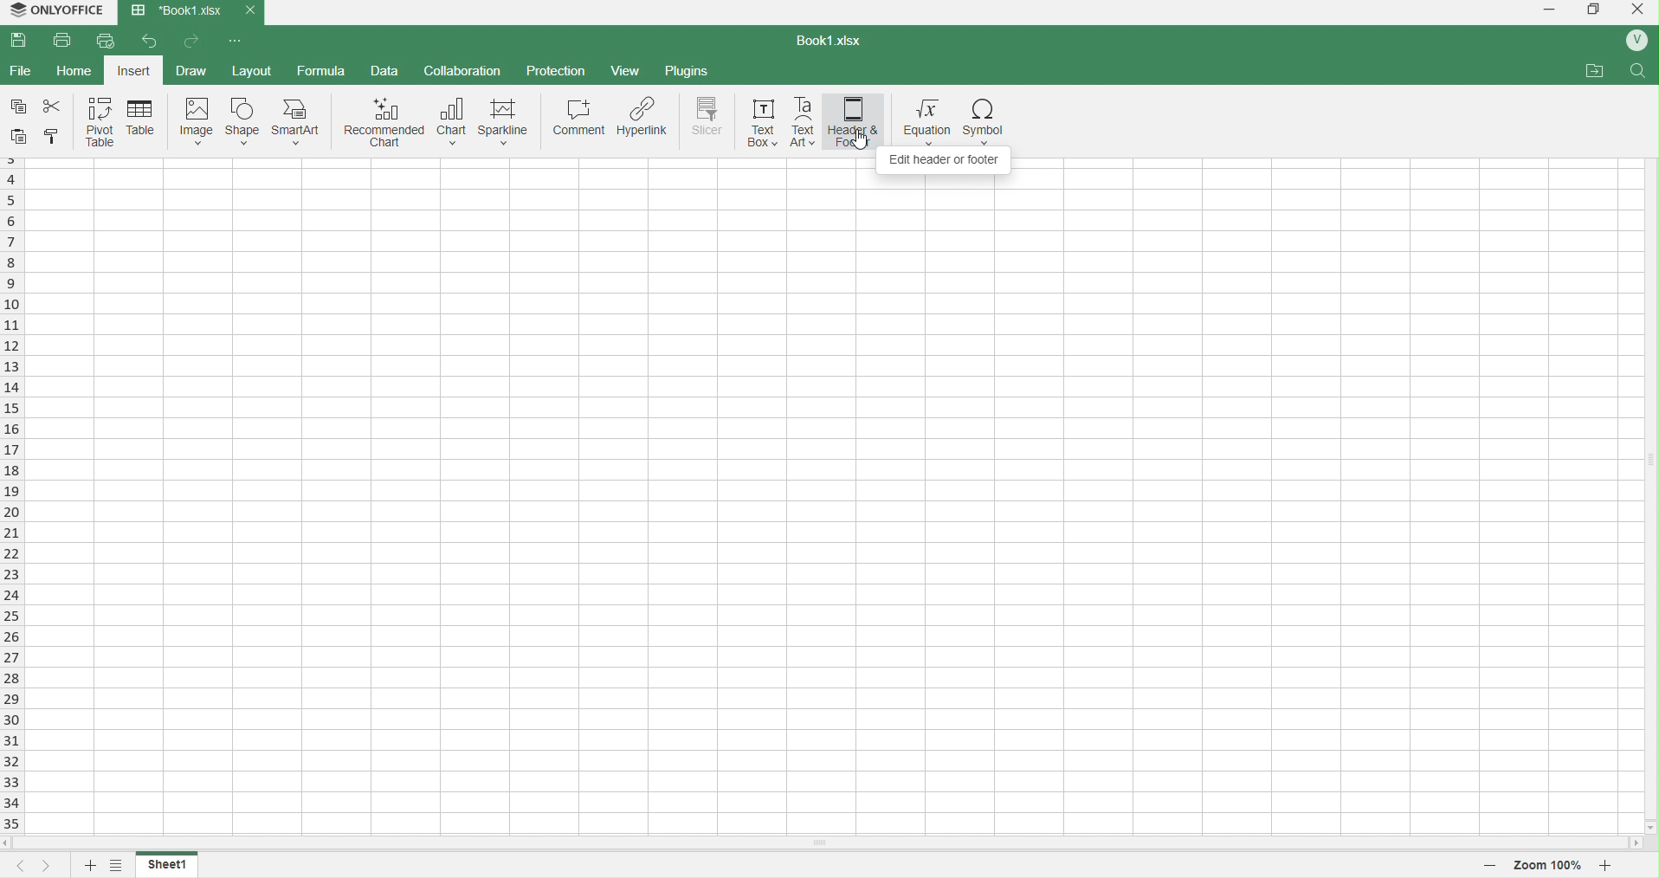  What do you see at coordinates (254, 71) in the screenshot?
I see `layout` at bounding box center [254, 71].